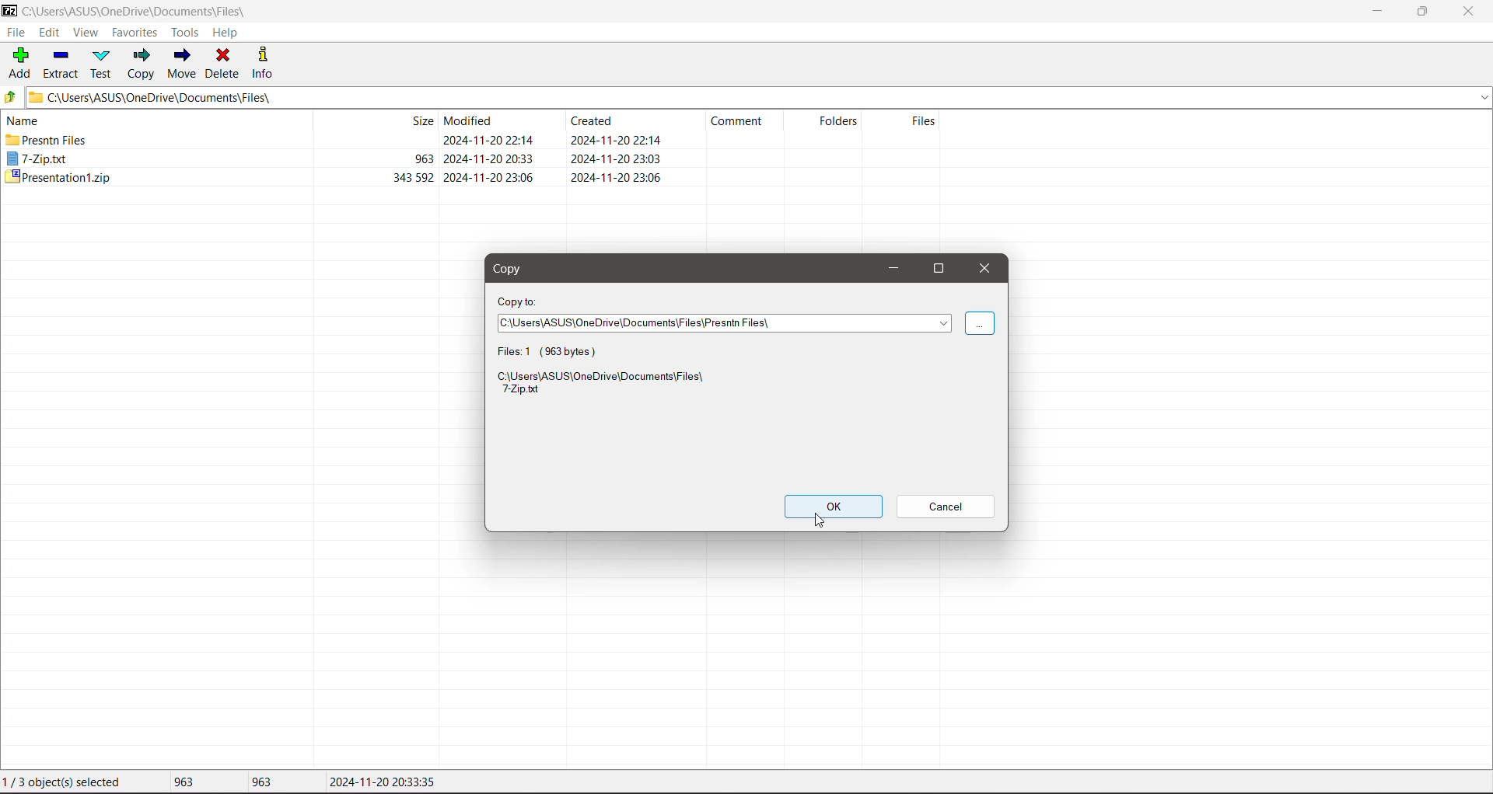 The height and width of the screenshot is (794, 1493). Describe the element at coordinates (832, 505) in the screenshot. I see `OK` at that location.